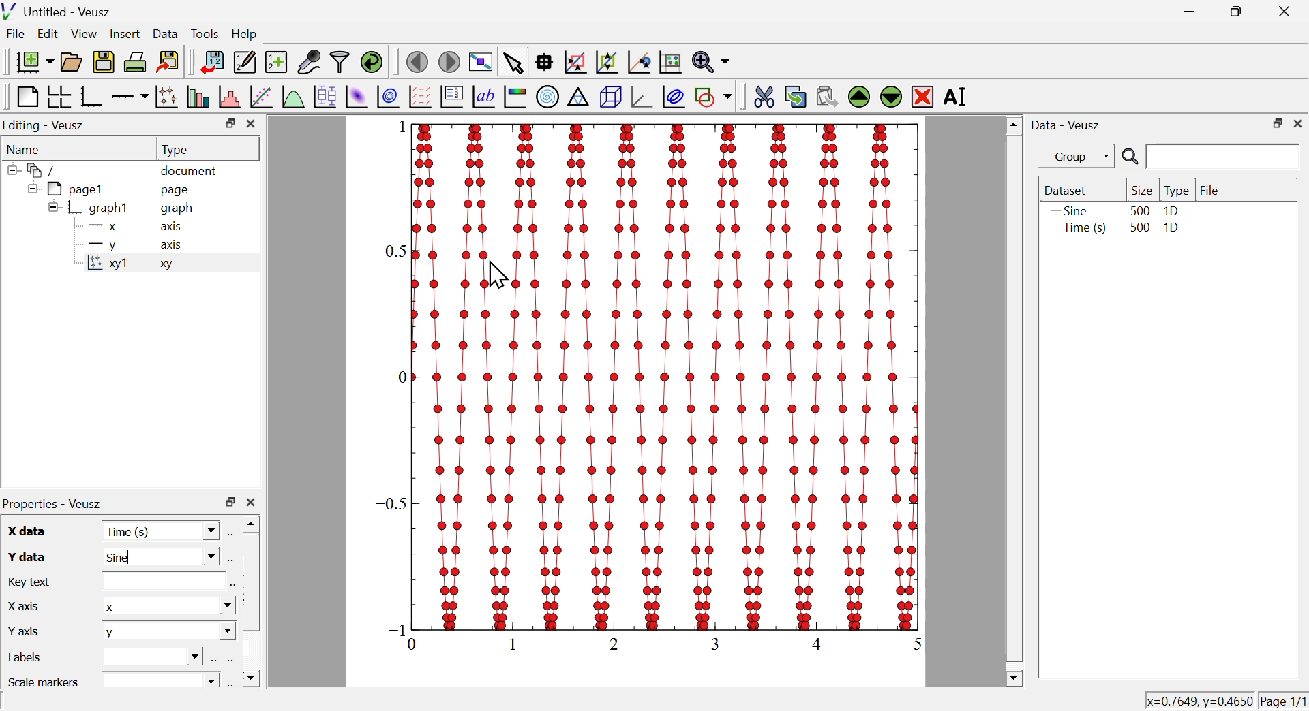 The width and height of the screenshot is (1309, 711). What do you see at coordinates (762, 95) in the screenshot?
I see `cut the selected widget` at bounding box center [762, 95].